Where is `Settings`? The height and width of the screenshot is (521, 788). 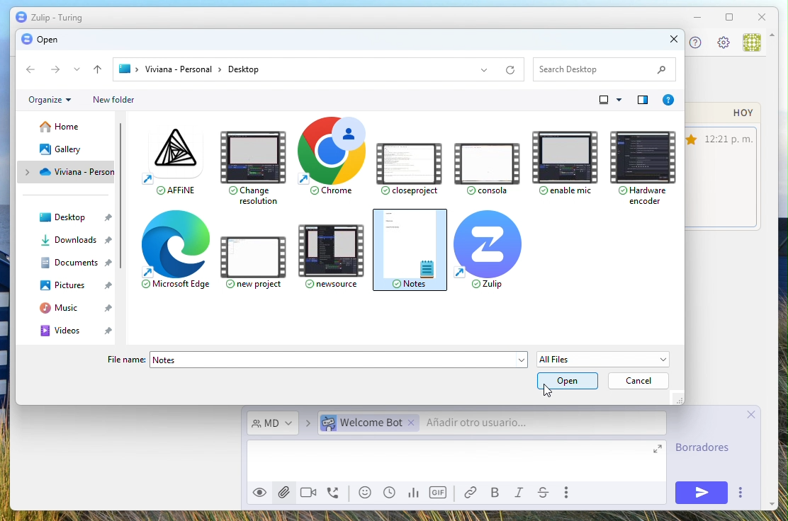
Settings is located at coordinates (723, 44).